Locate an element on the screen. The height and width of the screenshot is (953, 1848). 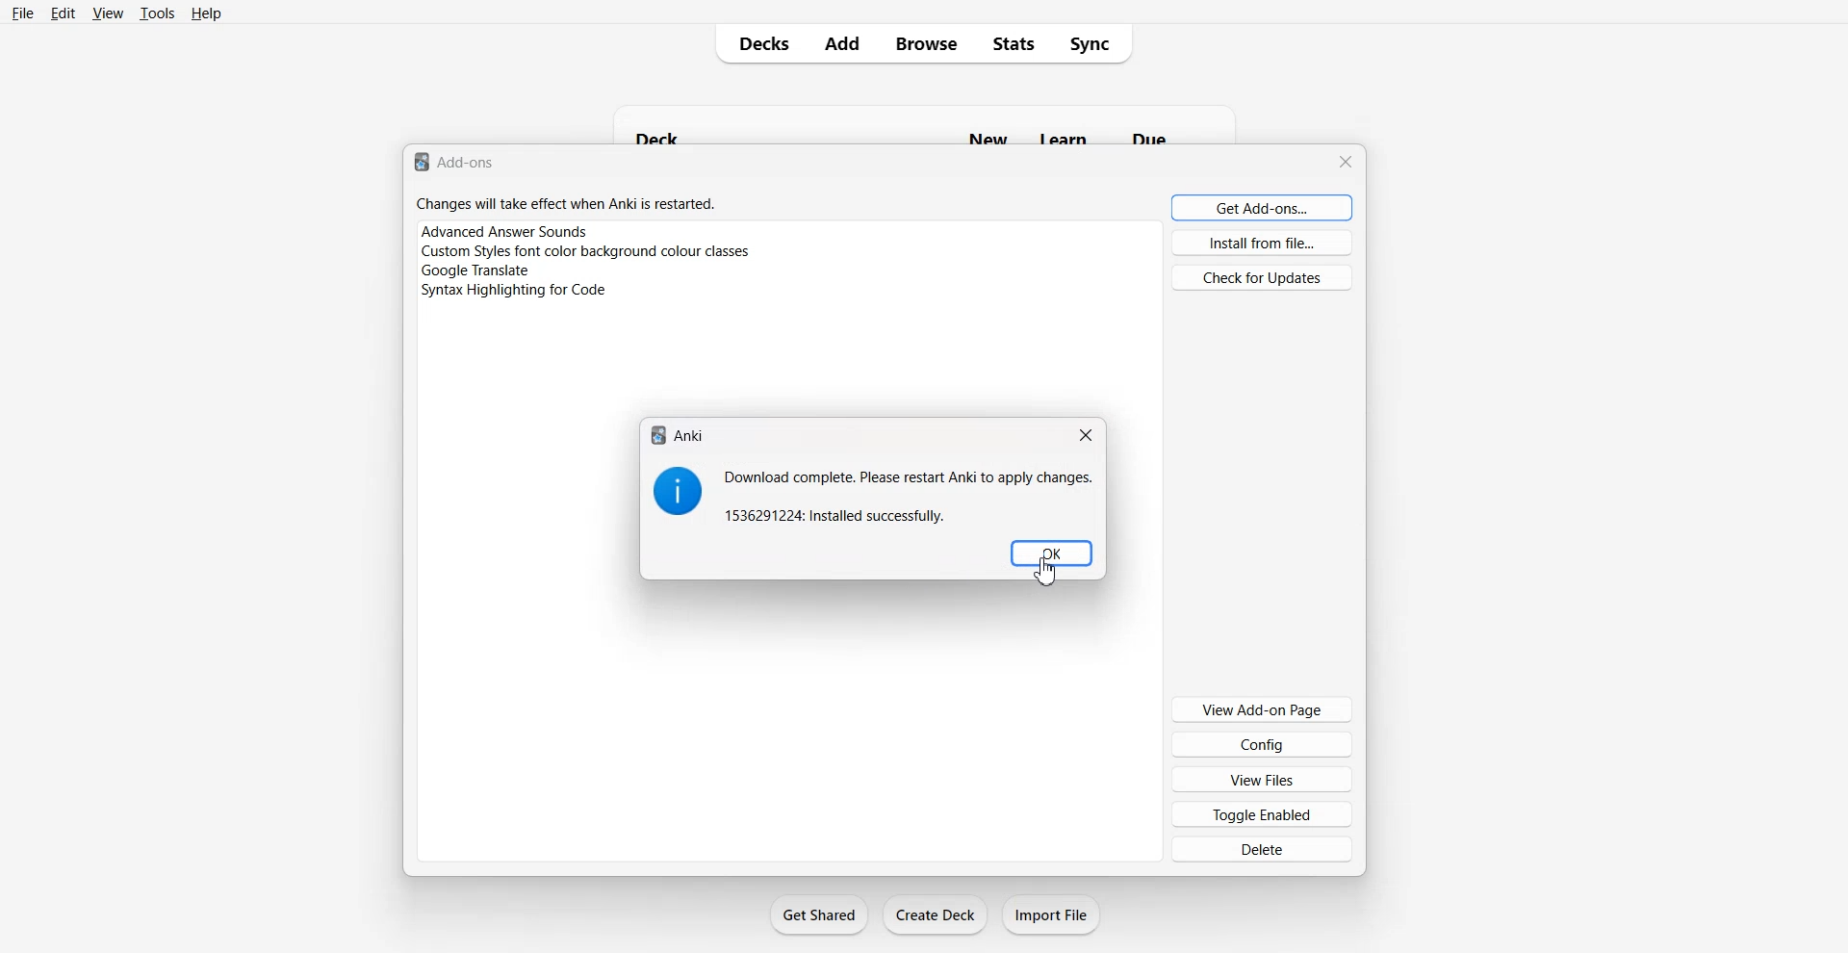
logo is located at coordinates (420, 163).